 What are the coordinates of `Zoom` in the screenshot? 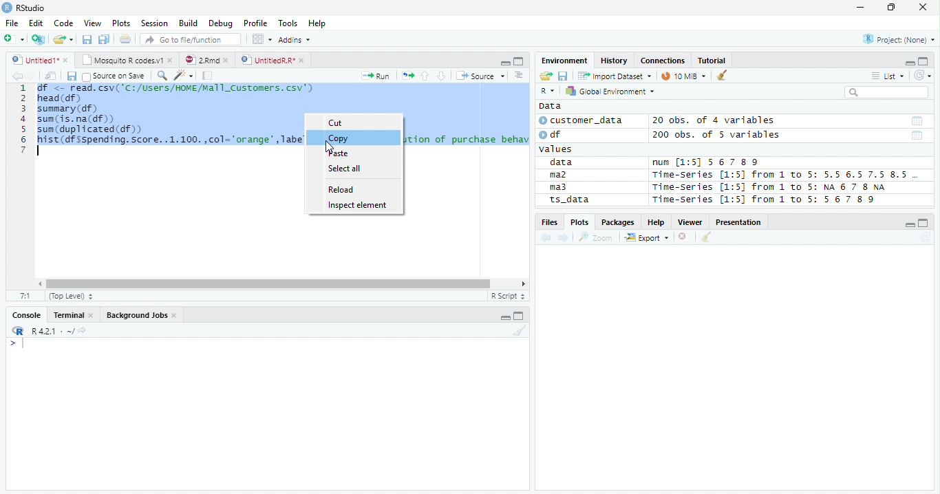 It's located at (596, 237).